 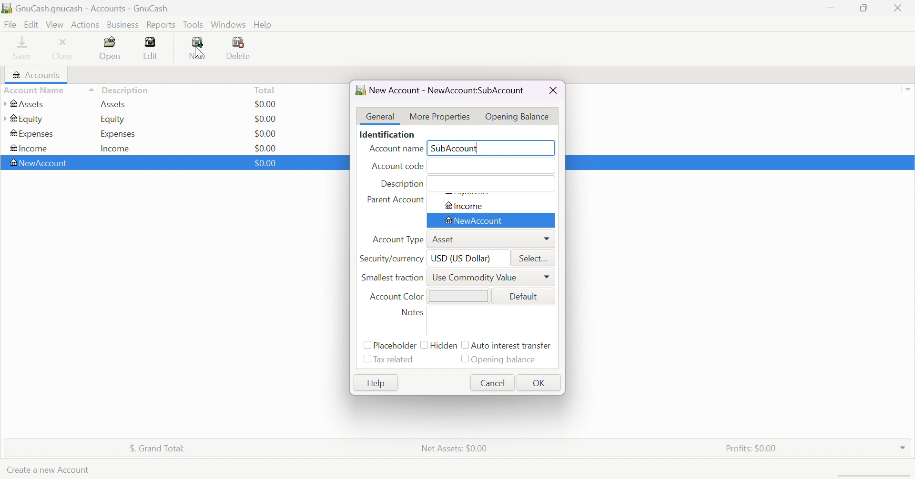 I want to click on Expenses, so click(x=119, y=134).